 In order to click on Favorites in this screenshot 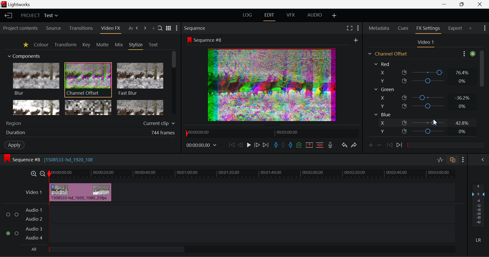, I will do `click(25, 45)`.